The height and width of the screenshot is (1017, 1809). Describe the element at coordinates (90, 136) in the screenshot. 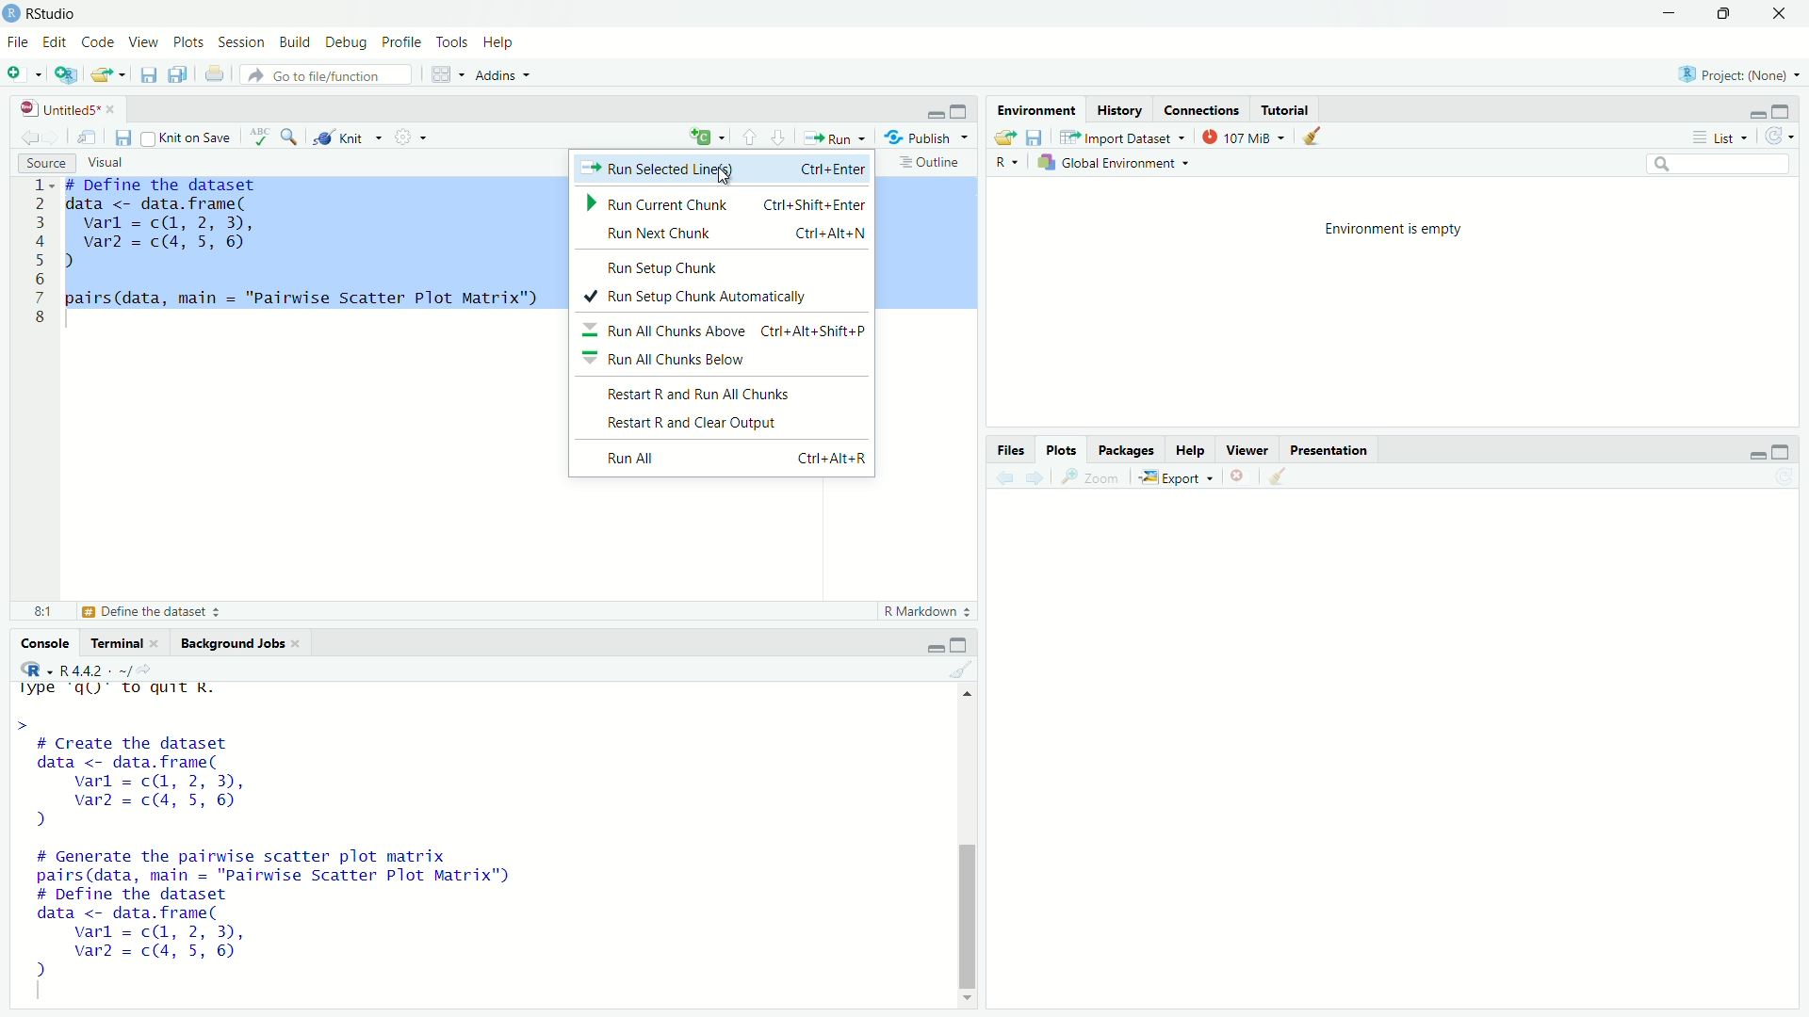

I see `Show in new window` at that location.